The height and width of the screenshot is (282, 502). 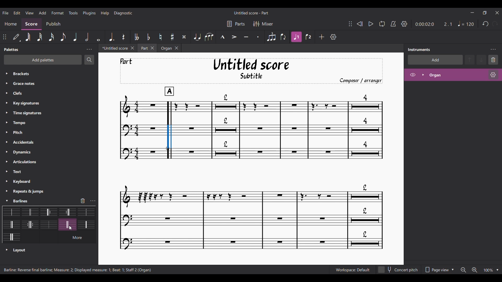 What do you see at coordinates (223, 37) in the screenshot?
I see `Marcato` at bounding box center [223, 37].